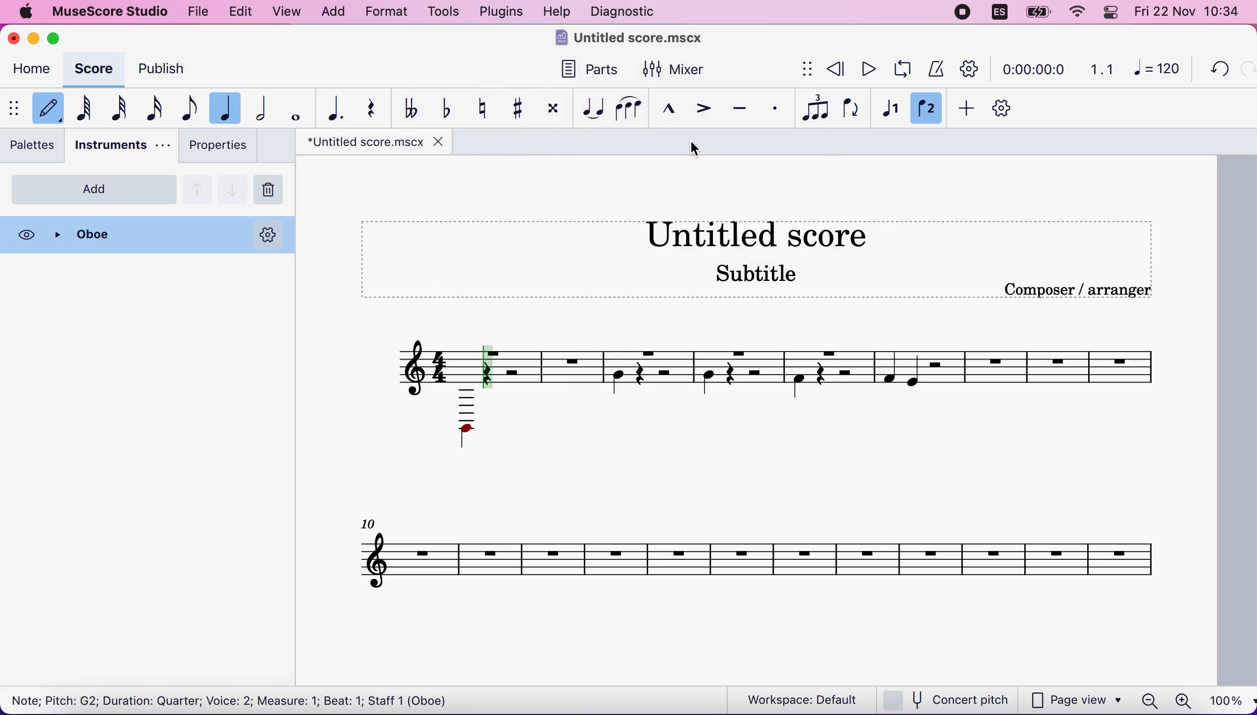  What do you see at coordinates (116, 11) in the screenshot?
I see `musescore studio` at bounding box center [116, 11].